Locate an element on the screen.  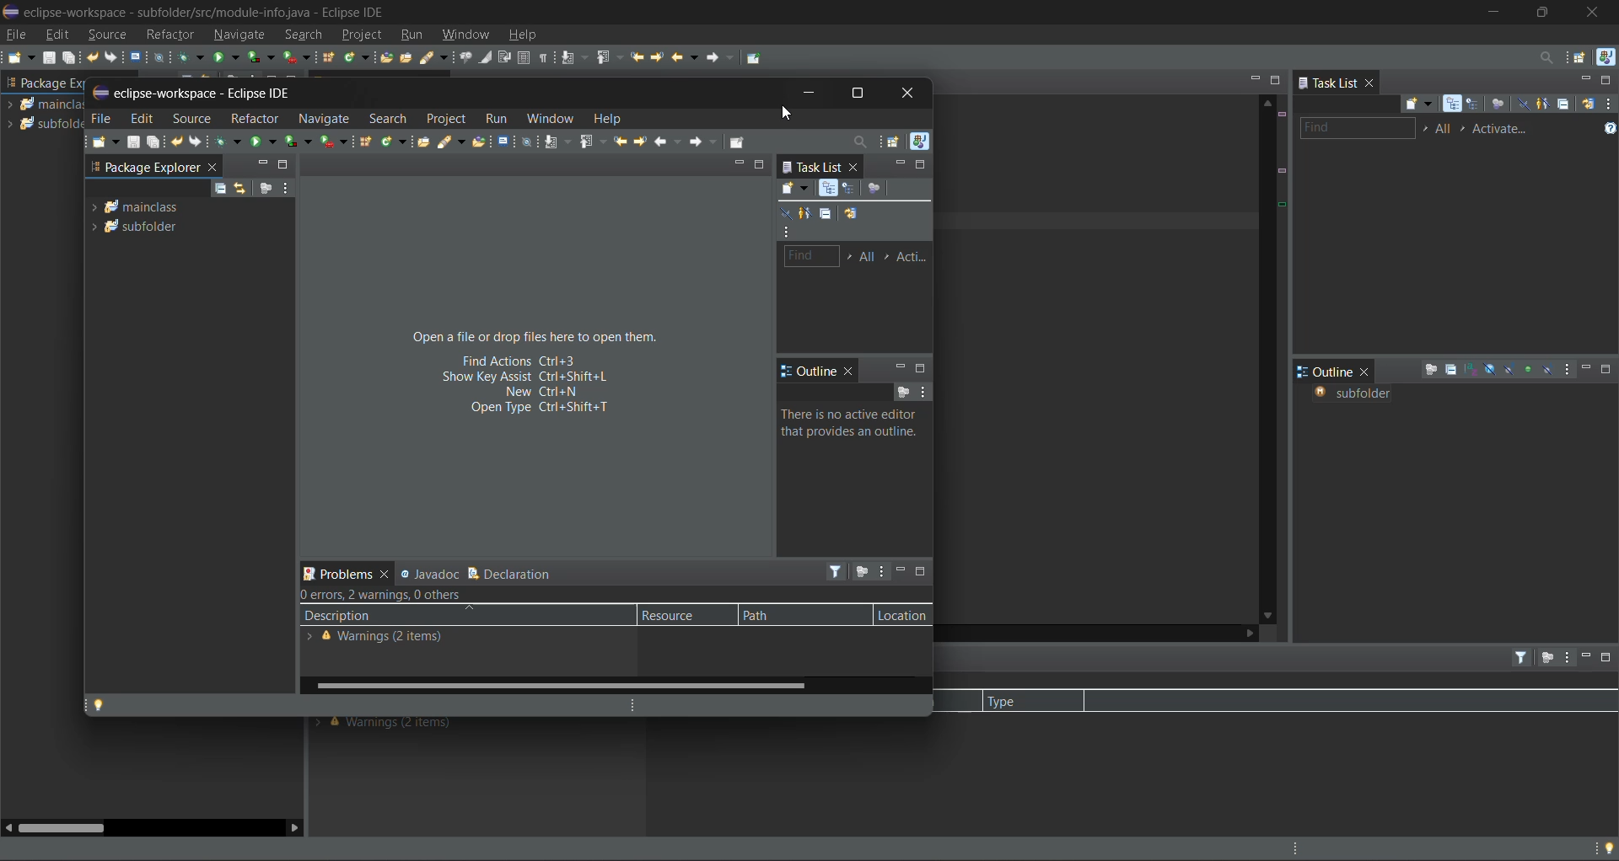
focus on active task is located at coordinates (863, 572).